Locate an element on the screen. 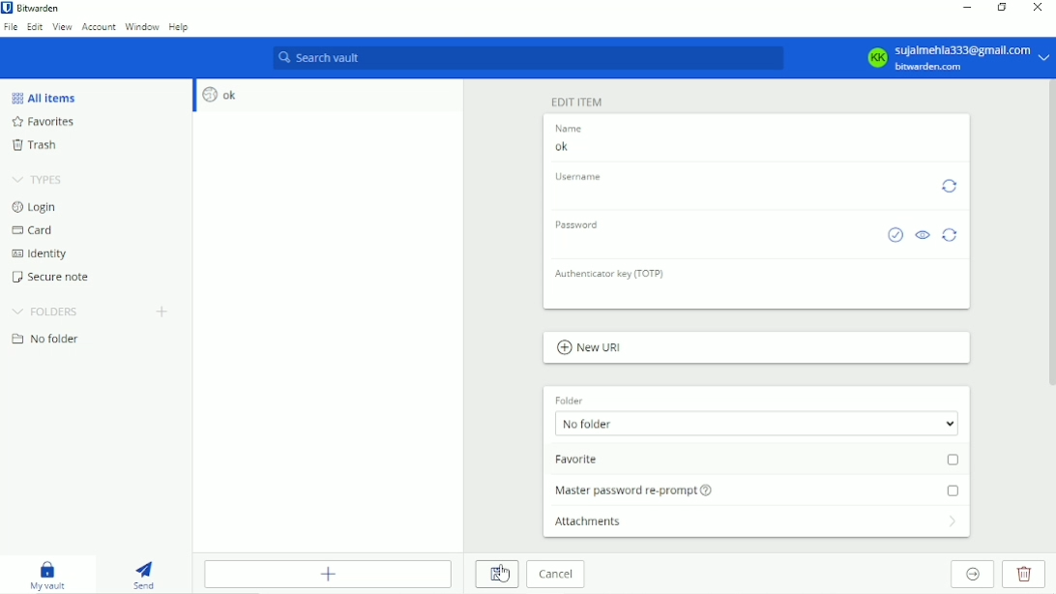 Image resolution: width=1056 pixels, height=594 pixels. Window is located at coordinates (142, 27).